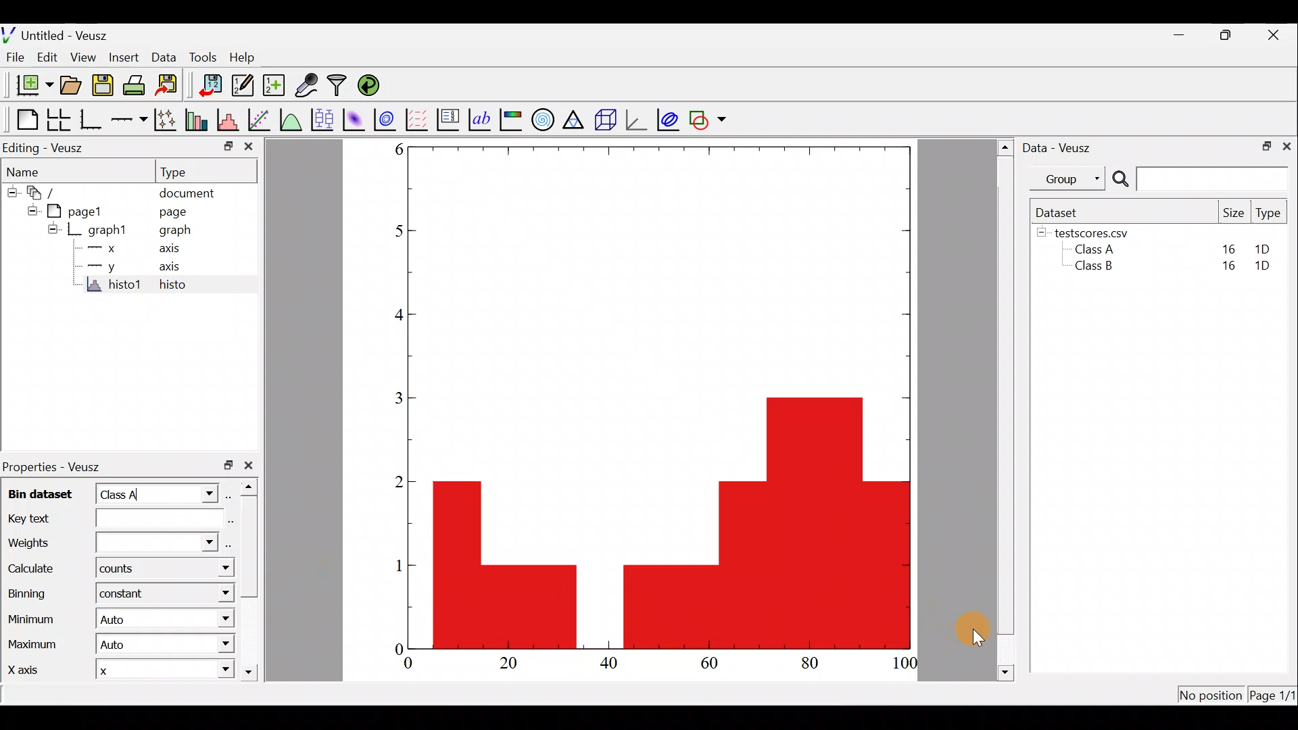 The width and height of the screenshot is (1298, 730). I want to click on 20, so click(511, 666).